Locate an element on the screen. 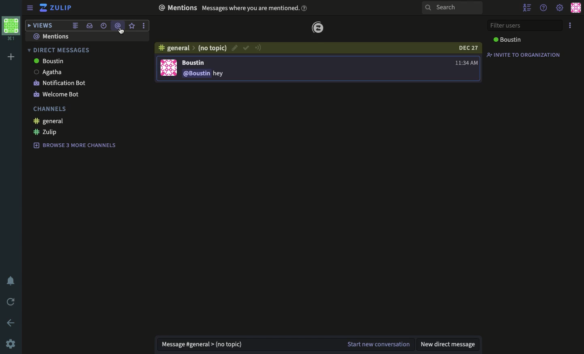  general no topic is located at coordinates (193, 48).